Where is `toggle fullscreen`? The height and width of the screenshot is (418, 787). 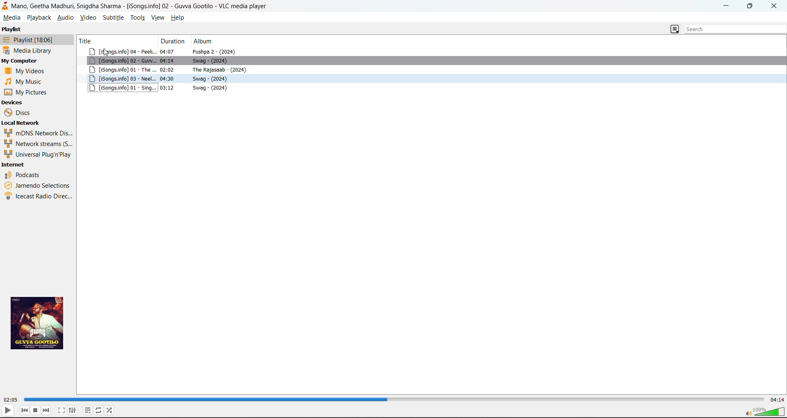 toggle fullscreen is located at coordinates (61, 410).